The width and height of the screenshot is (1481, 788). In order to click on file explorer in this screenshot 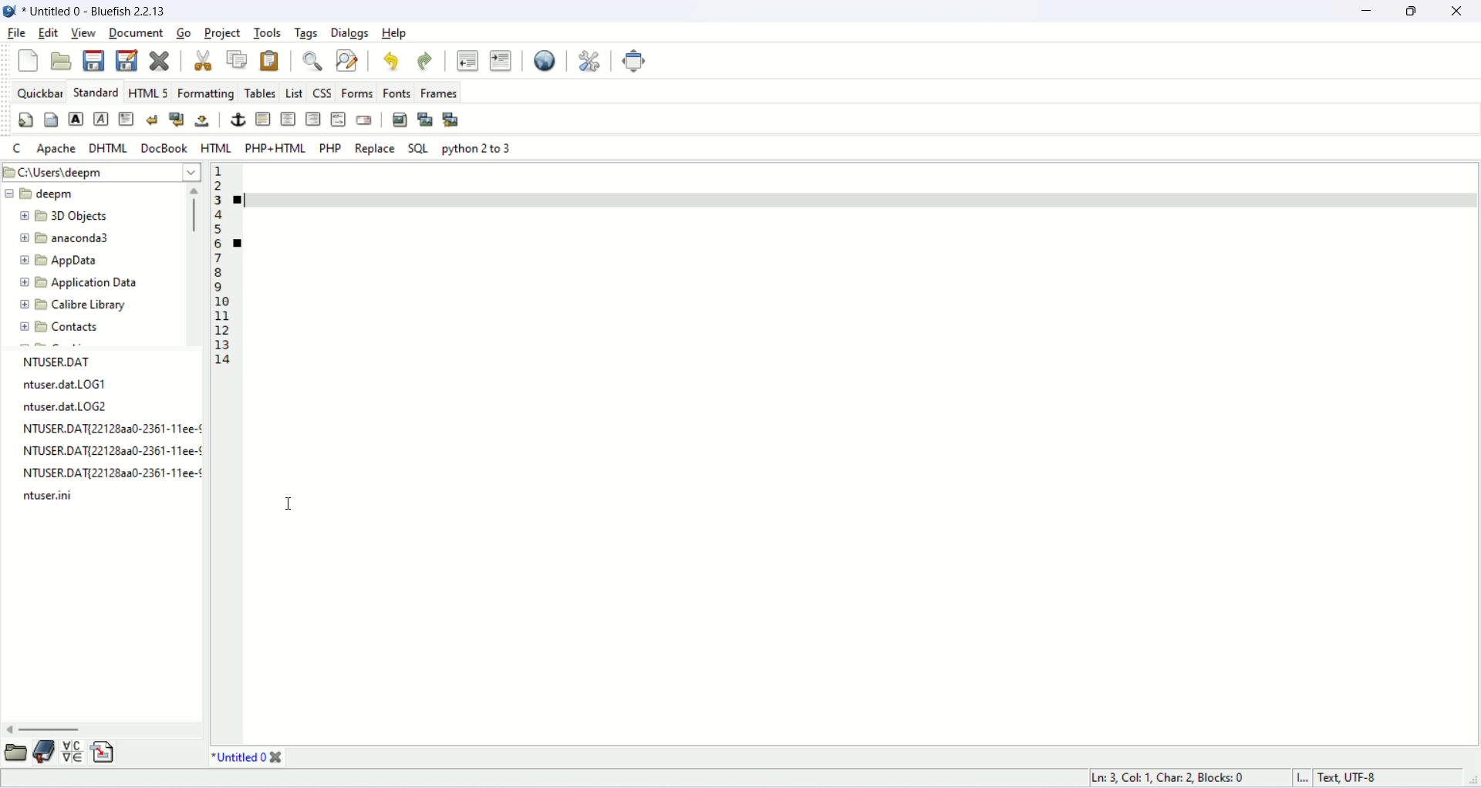, I will do `click(15, 757)`.